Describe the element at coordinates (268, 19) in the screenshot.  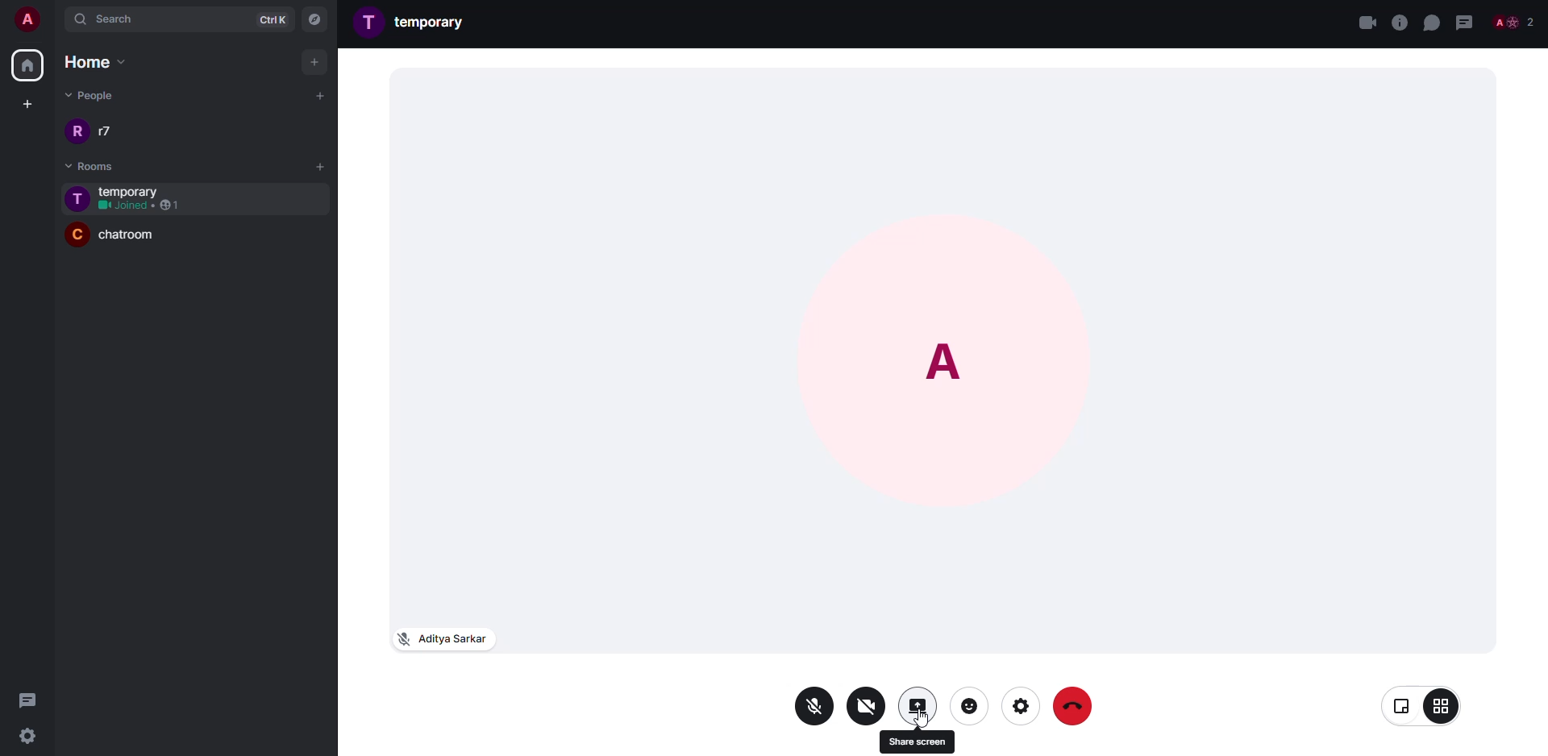
I see `ctrlK` at that location.